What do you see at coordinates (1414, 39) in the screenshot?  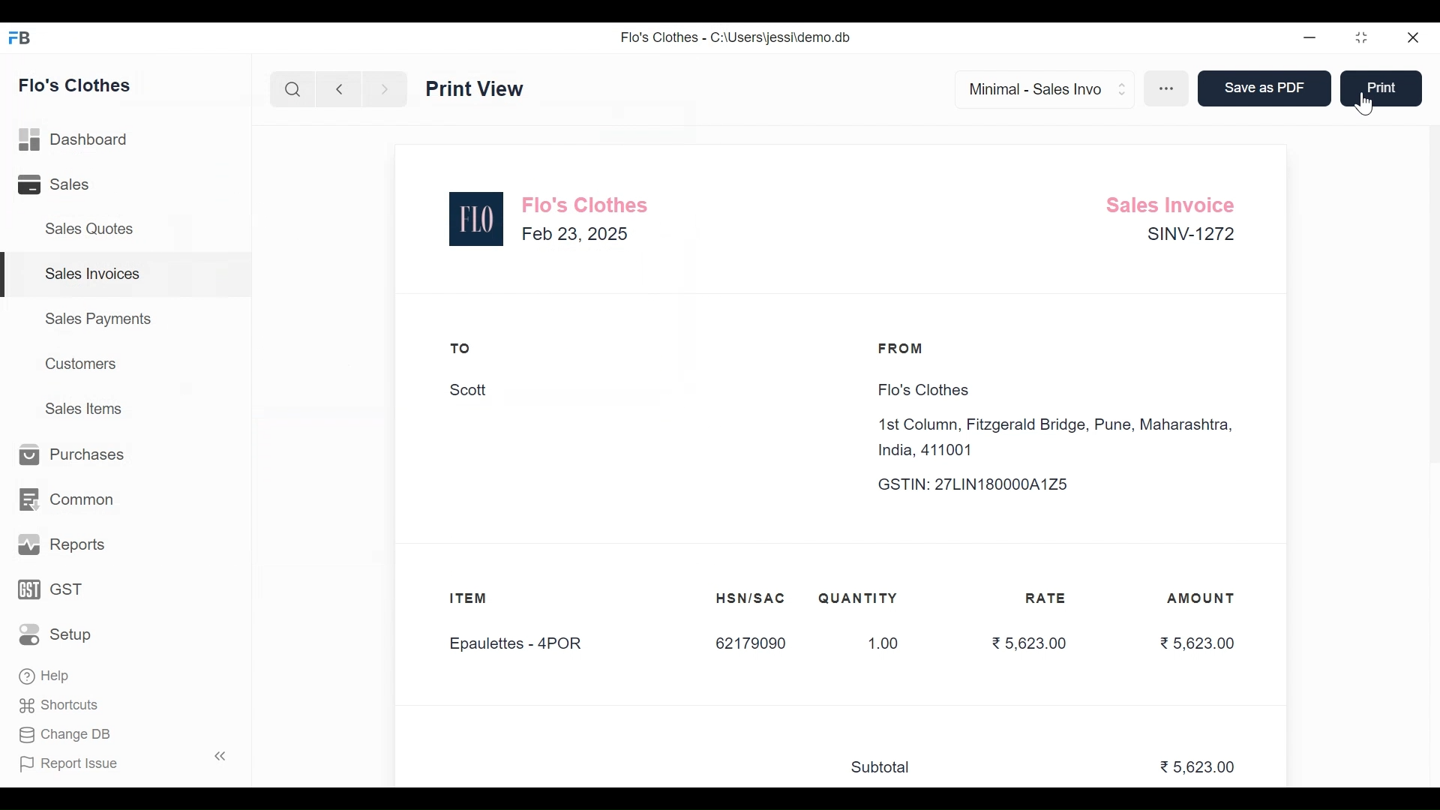 I see `Close` at bounding box center [1414, 39].